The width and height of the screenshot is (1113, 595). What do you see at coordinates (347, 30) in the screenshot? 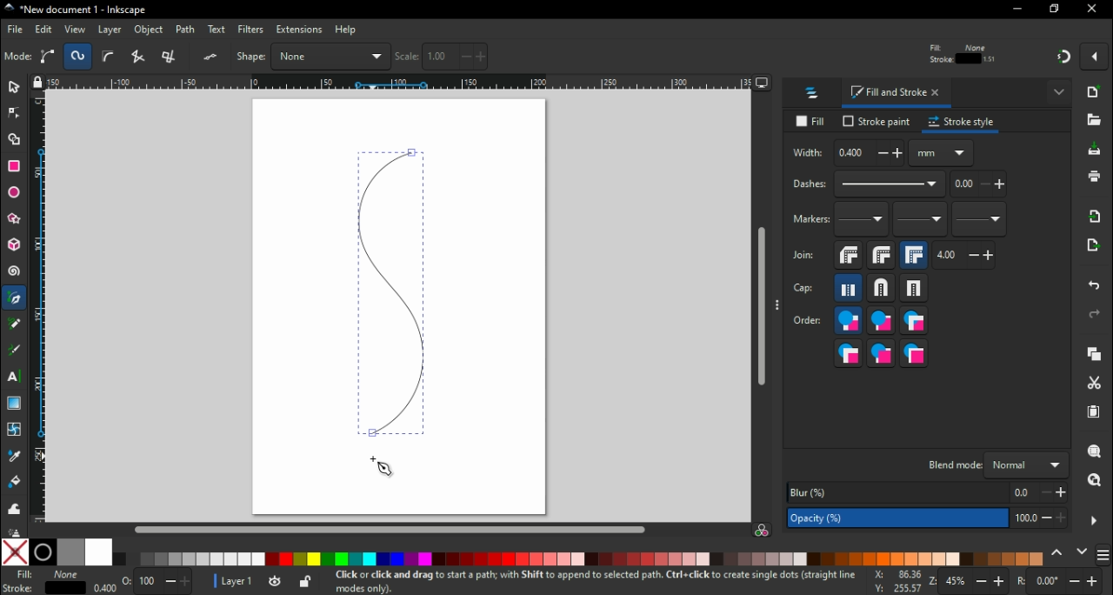
I see `help` at bounding box center [347, 30].